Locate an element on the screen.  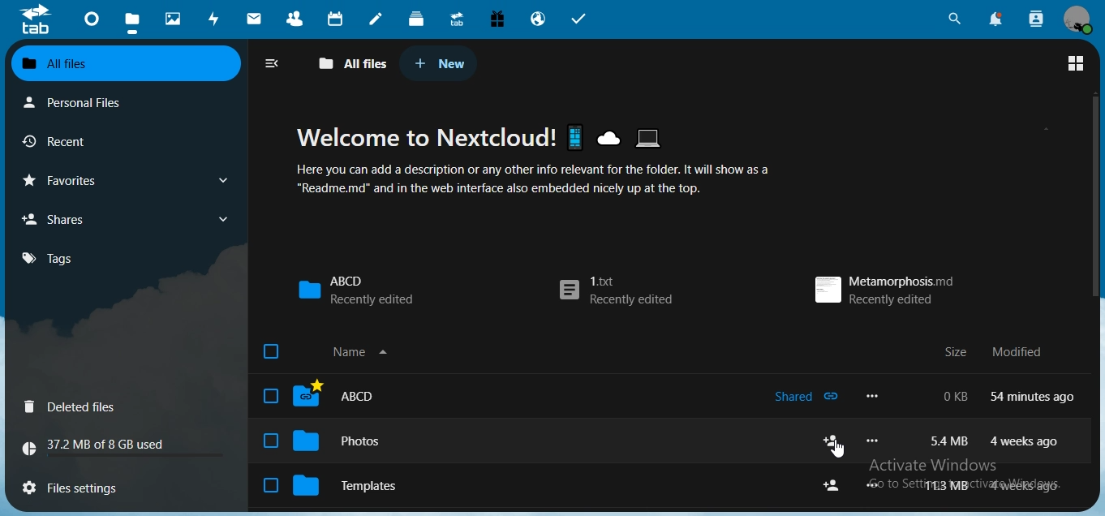
ABCD is located at coordinates (353, 397).